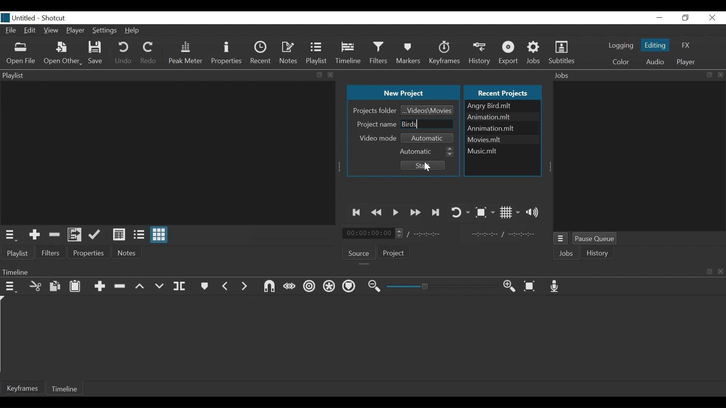  Describe the element at coordinates (534, 212) in the screenshot. I see `Show volume control` at that location.